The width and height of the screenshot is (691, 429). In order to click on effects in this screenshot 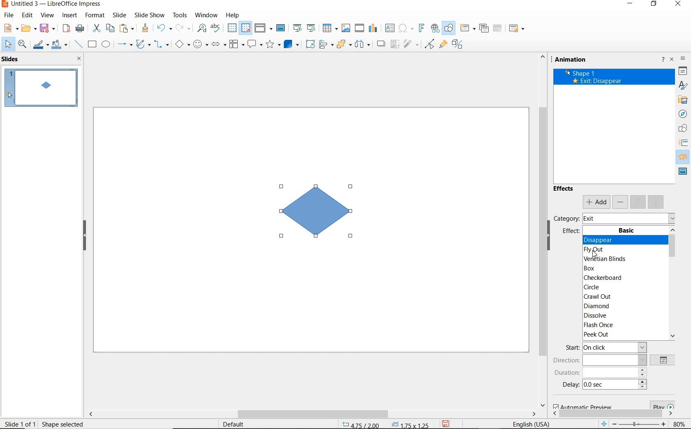, I will do `click(564, 188)`.